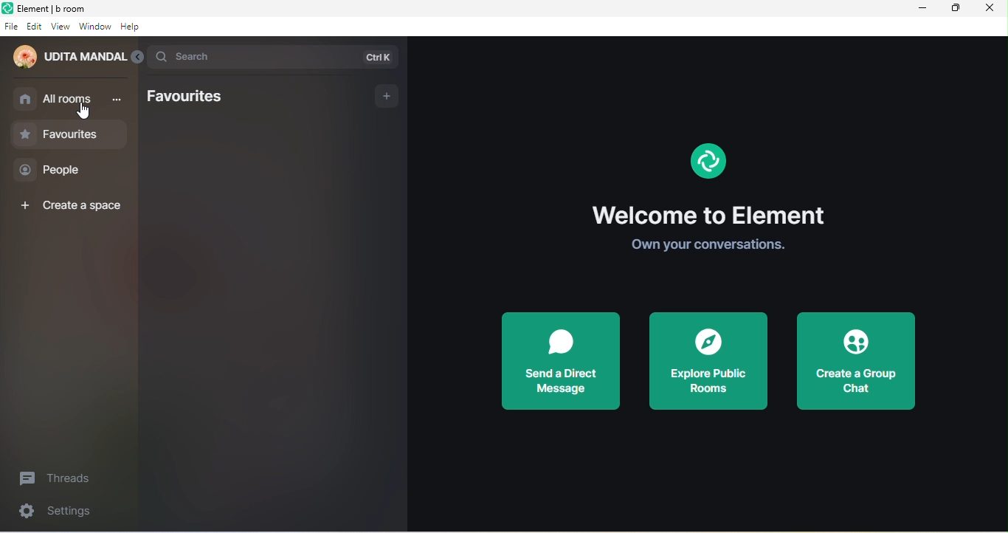  I want to click on close, so click(994, 11).